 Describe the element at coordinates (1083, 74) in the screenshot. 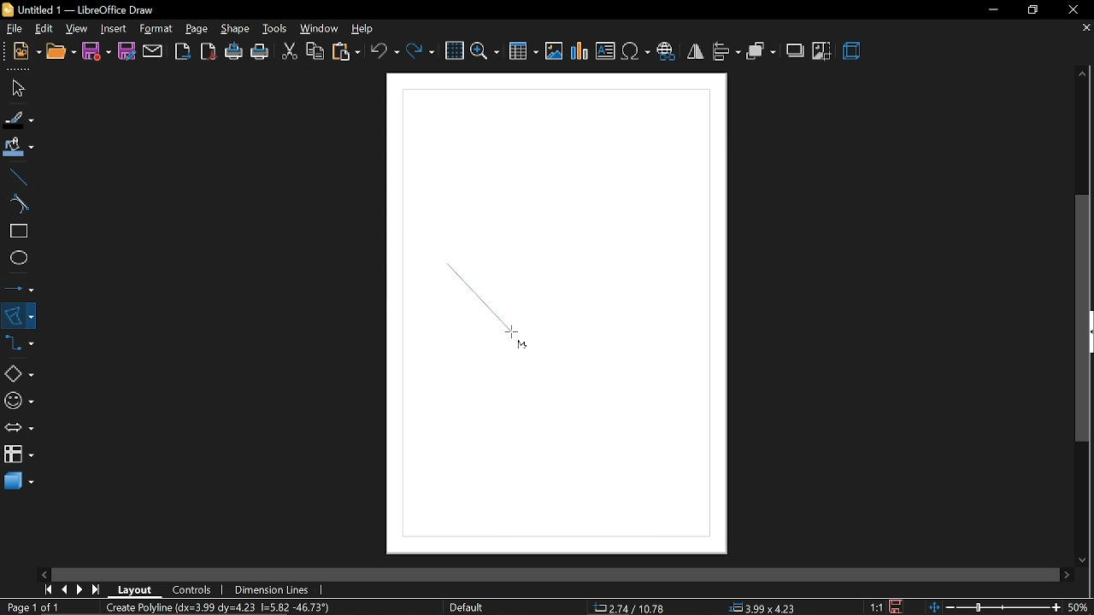

I see `move up` at that location.